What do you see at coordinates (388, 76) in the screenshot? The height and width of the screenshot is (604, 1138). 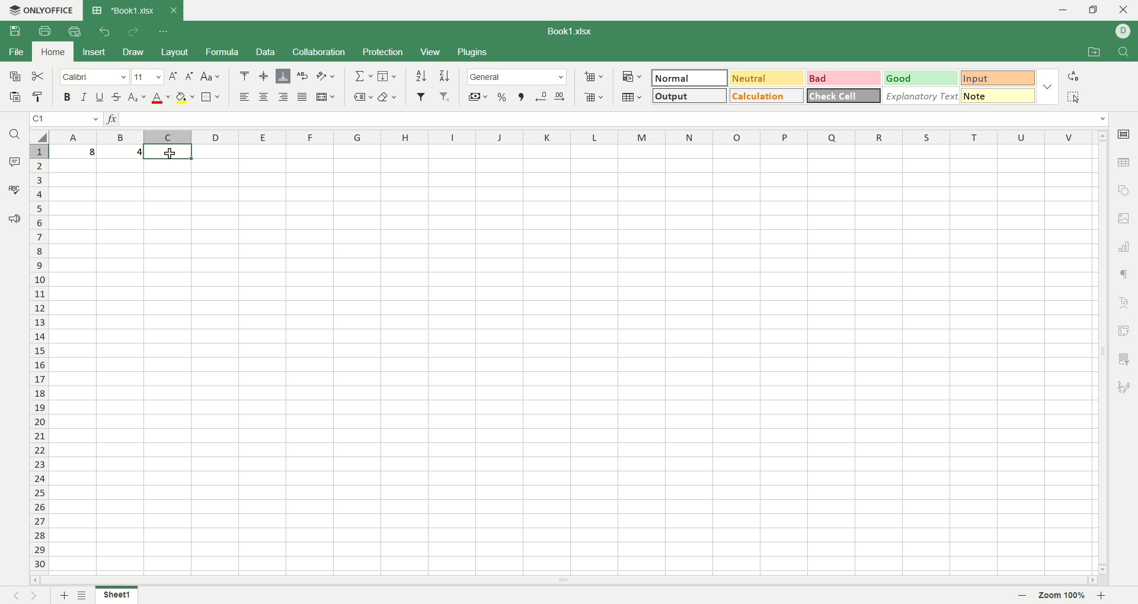 I see `fill` at bounding box center [388, 76].